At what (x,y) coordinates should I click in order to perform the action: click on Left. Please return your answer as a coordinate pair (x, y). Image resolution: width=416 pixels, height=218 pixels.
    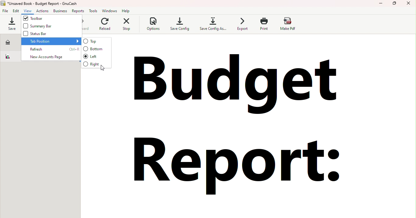
    Looking at the image, I should click on (97, 57).